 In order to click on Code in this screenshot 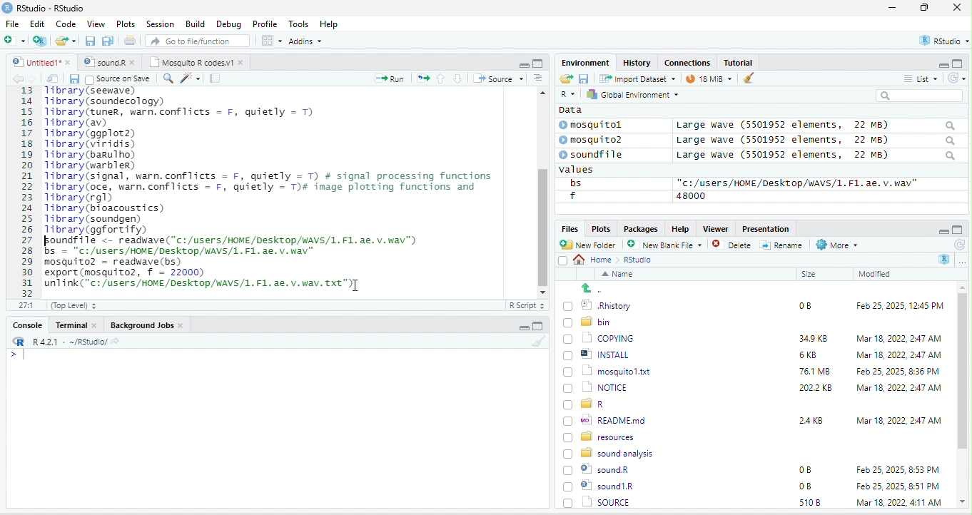, I will do `click(66, 24)`.